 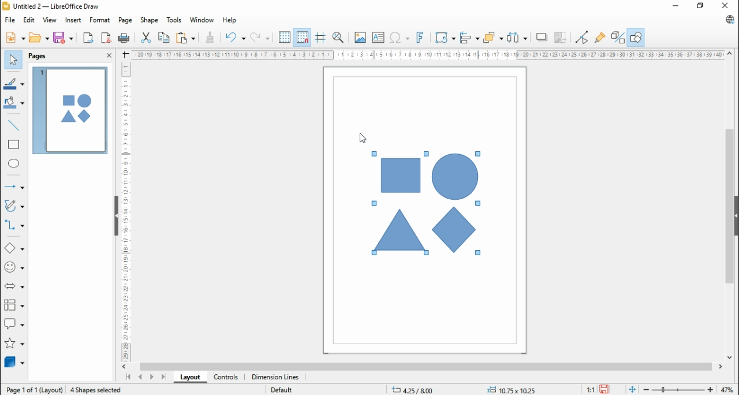 I want to click on clone formattings, so click(x=210, y=38).